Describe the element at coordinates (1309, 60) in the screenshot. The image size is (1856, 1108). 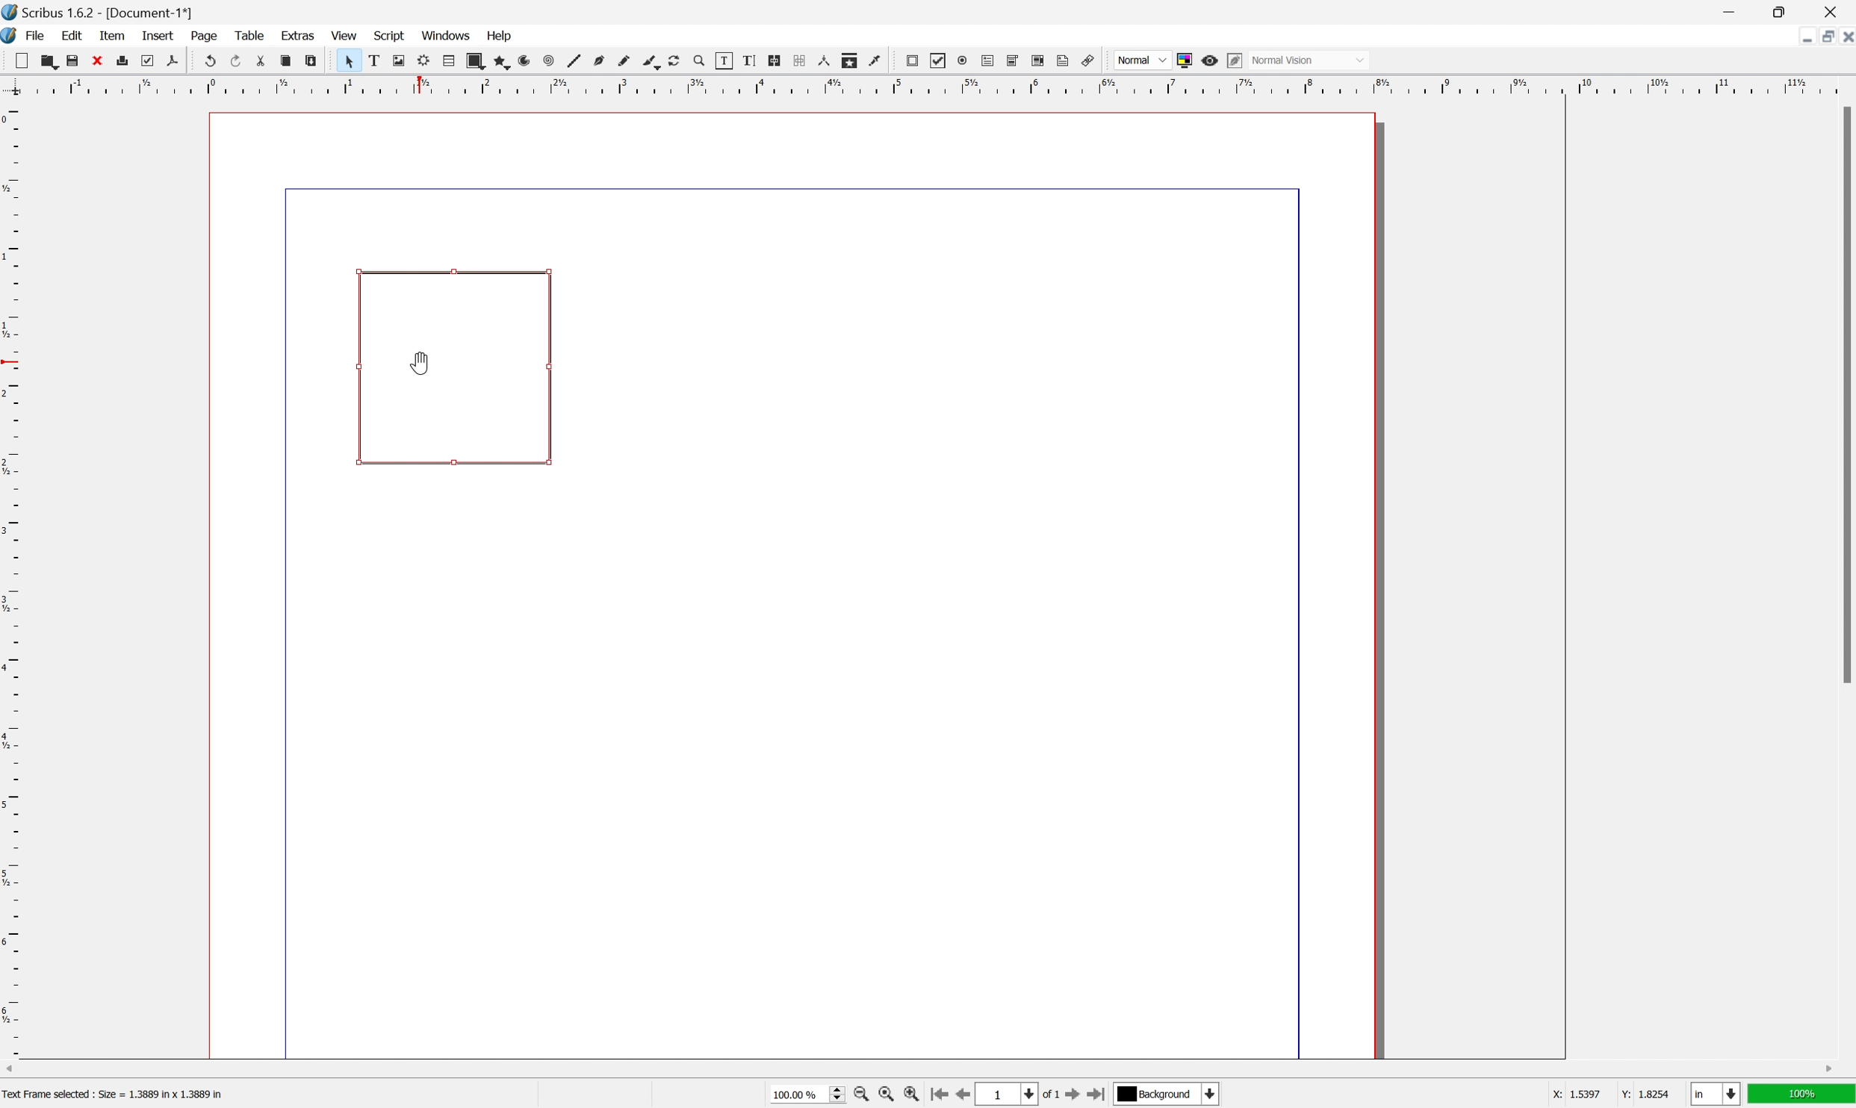
I see `normal vision` at that location.